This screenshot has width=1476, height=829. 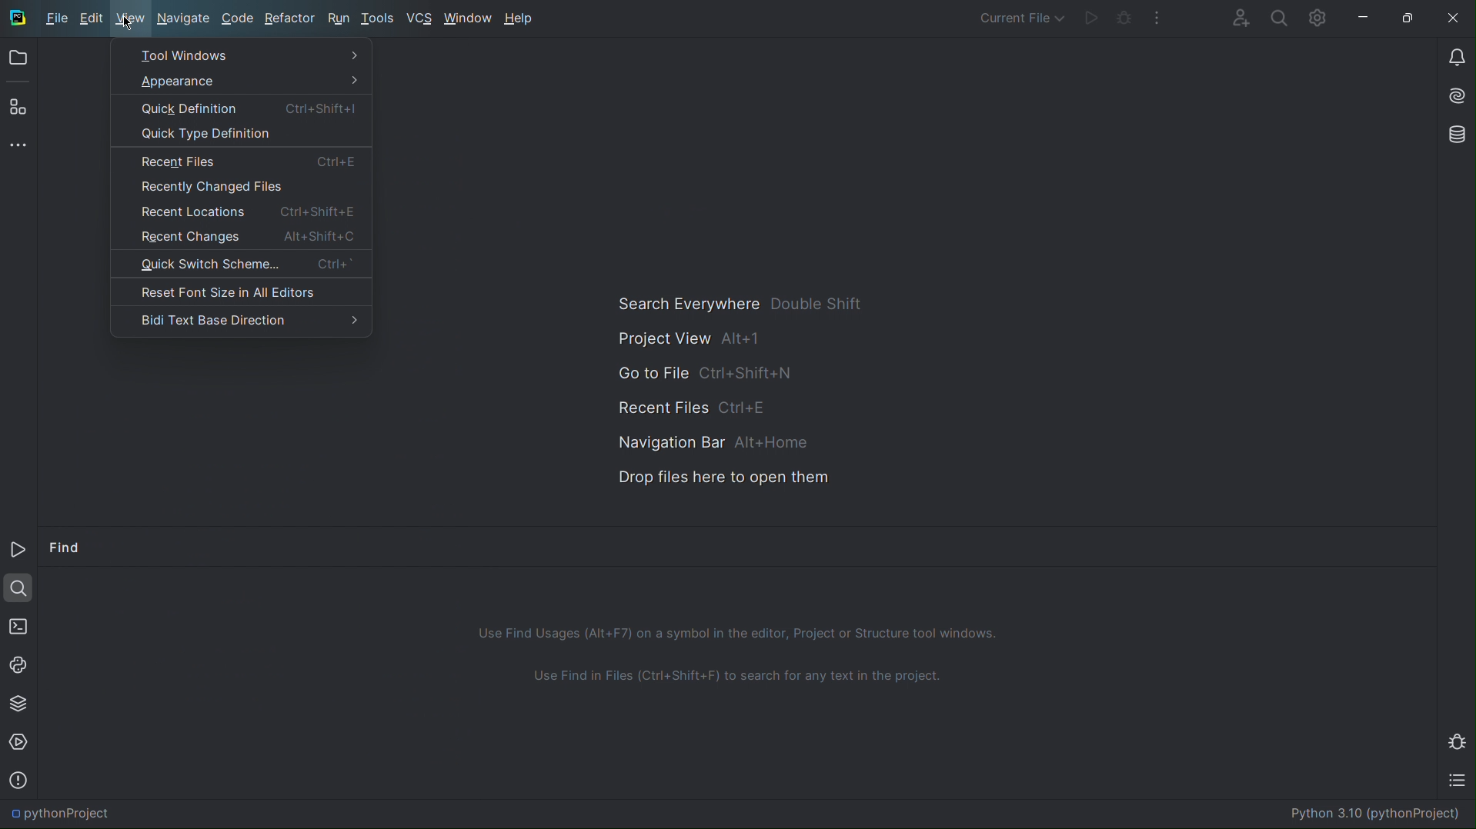 What do you see at coordinates (244, 82) in the screenshot?
I see `Appearance` at bounding box center [244, 82].